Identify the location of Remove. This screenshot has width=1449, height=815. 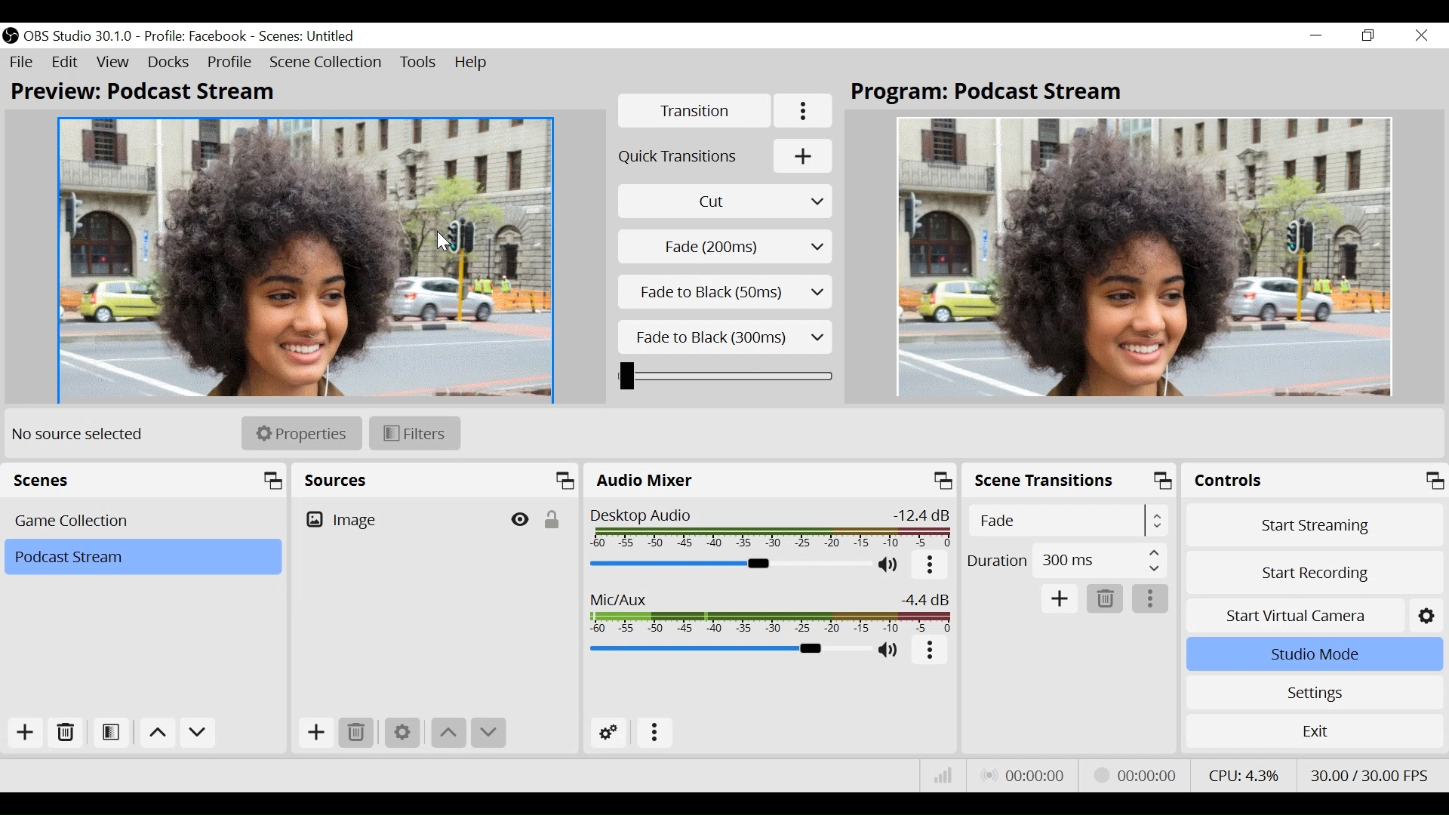
(1104, 599).